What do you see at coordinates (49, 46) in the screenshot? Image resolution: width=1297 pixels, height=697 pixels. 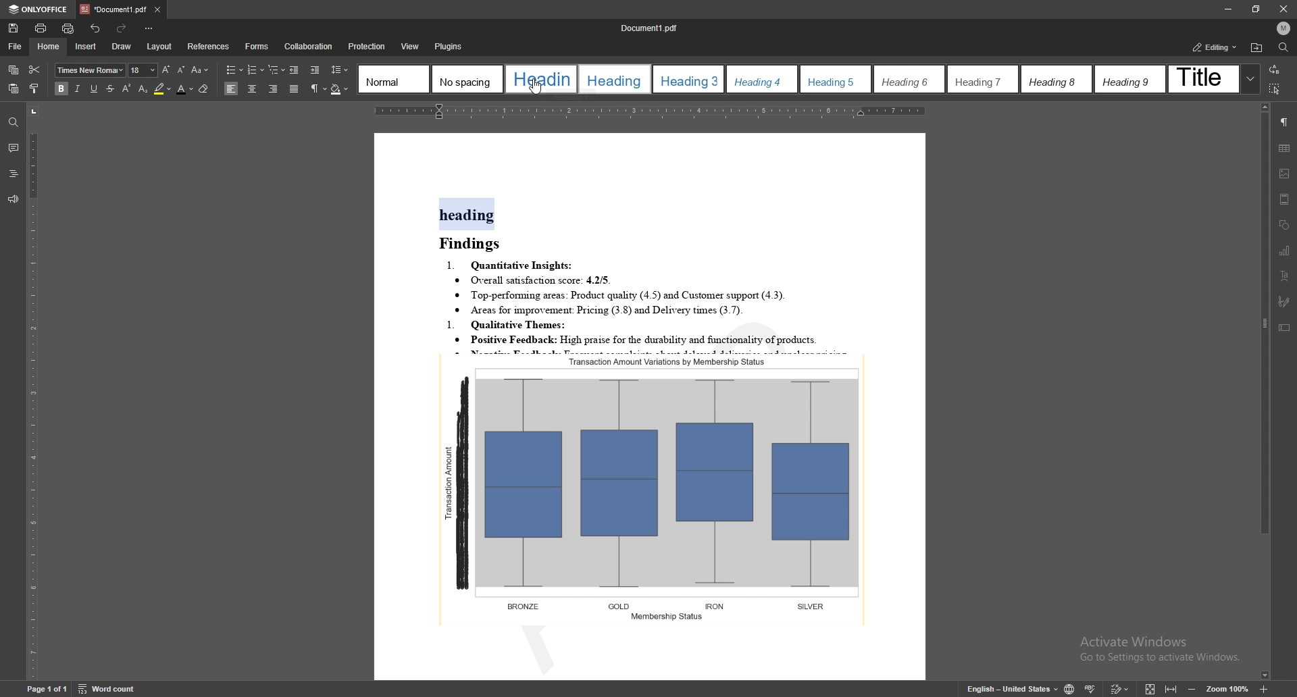 I see `home` at bounding box center [49, 46].